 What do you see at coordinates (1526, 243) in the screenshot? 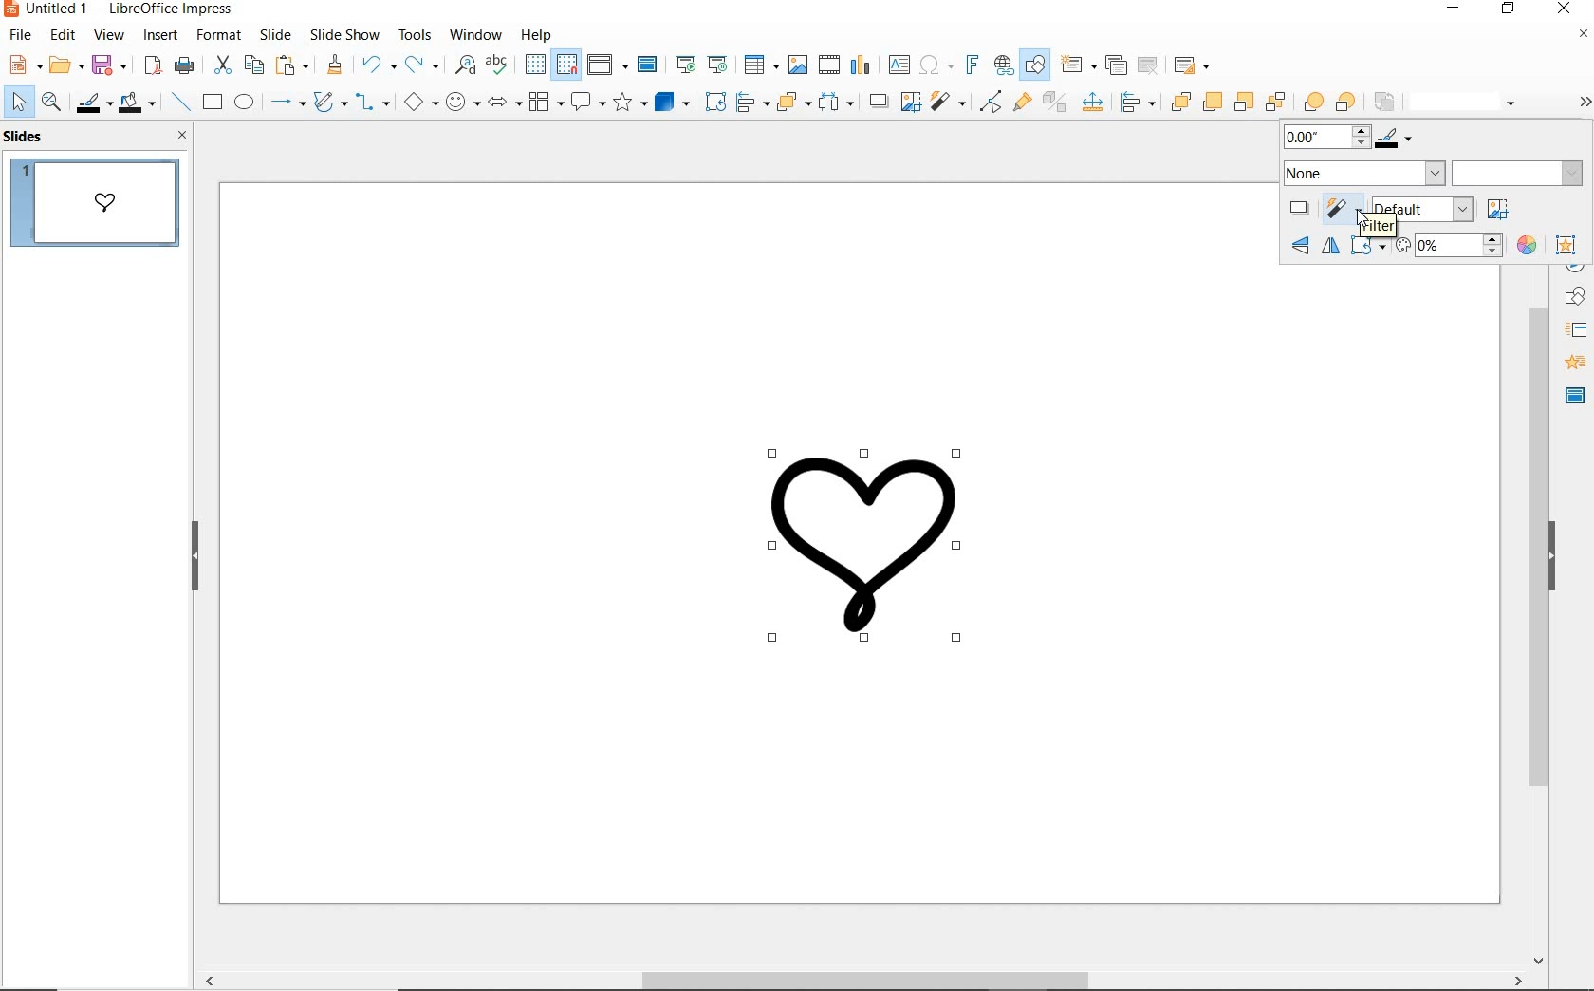
I see `color` at bounding box center [1526, 243].